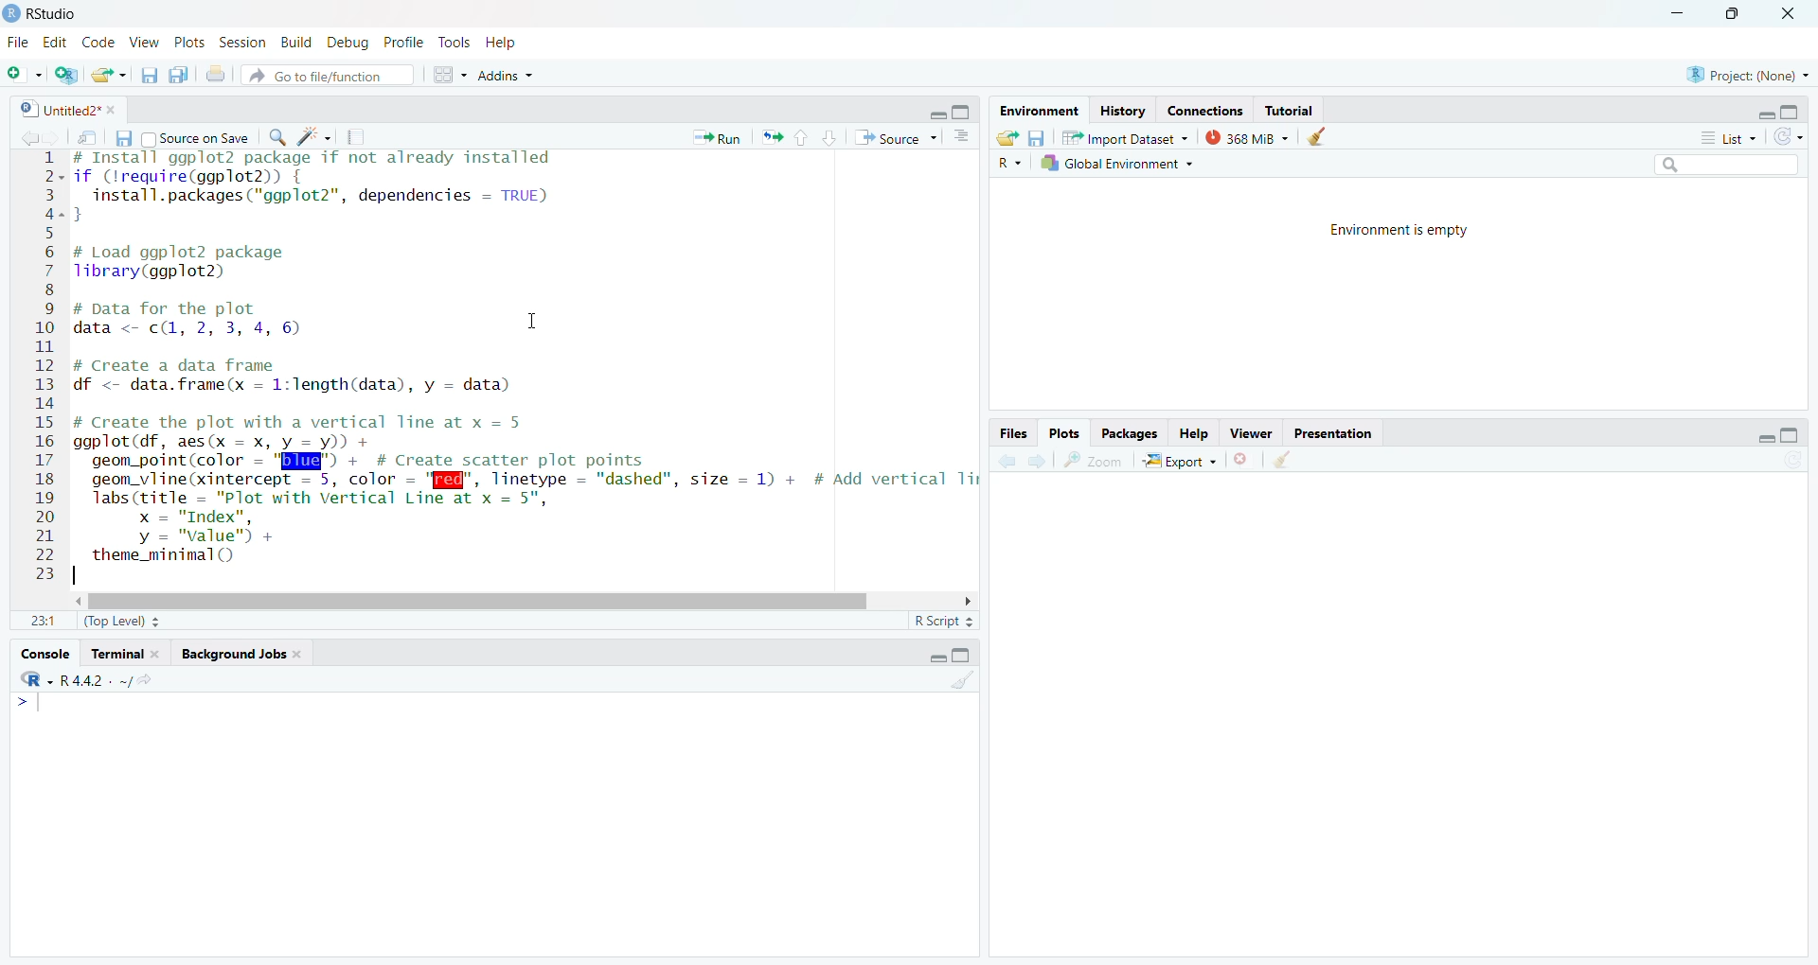  What do you see at coordinates (1793, 435) in the screenshot?
I see `maximise` at bounding box center [1793, 435].